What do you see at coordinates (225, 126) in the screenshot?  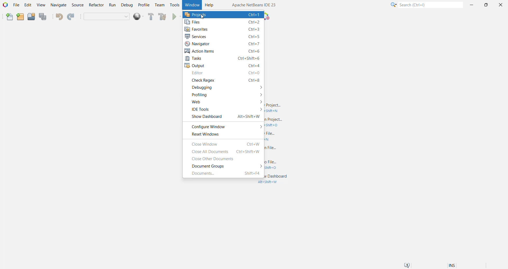 I see `Configure Window` at bounding box center [225, 126].